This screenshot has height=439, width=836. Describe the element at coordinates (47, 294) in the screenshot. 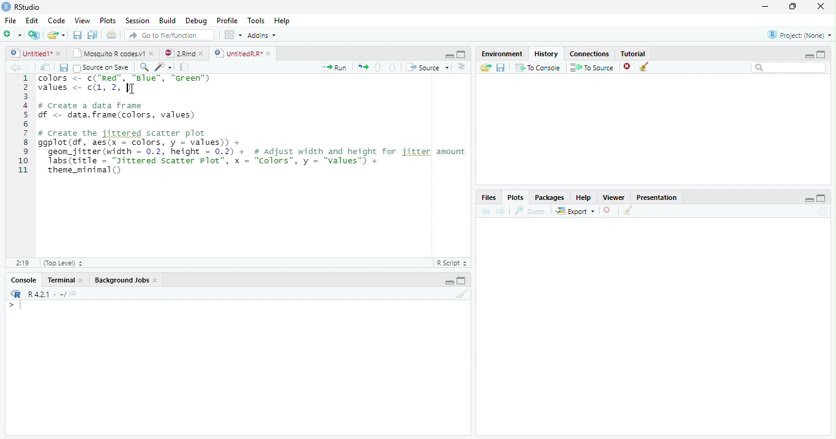

I see `R 4.2.1 . ~/` at that location.